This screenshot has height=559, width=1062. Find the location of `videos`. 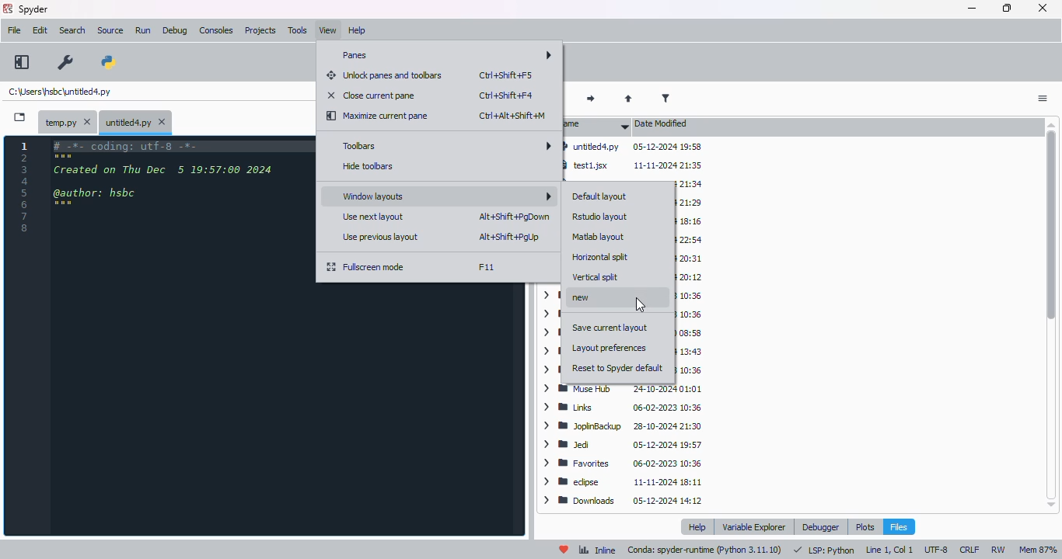

videos is located at coordinates (688, 240).